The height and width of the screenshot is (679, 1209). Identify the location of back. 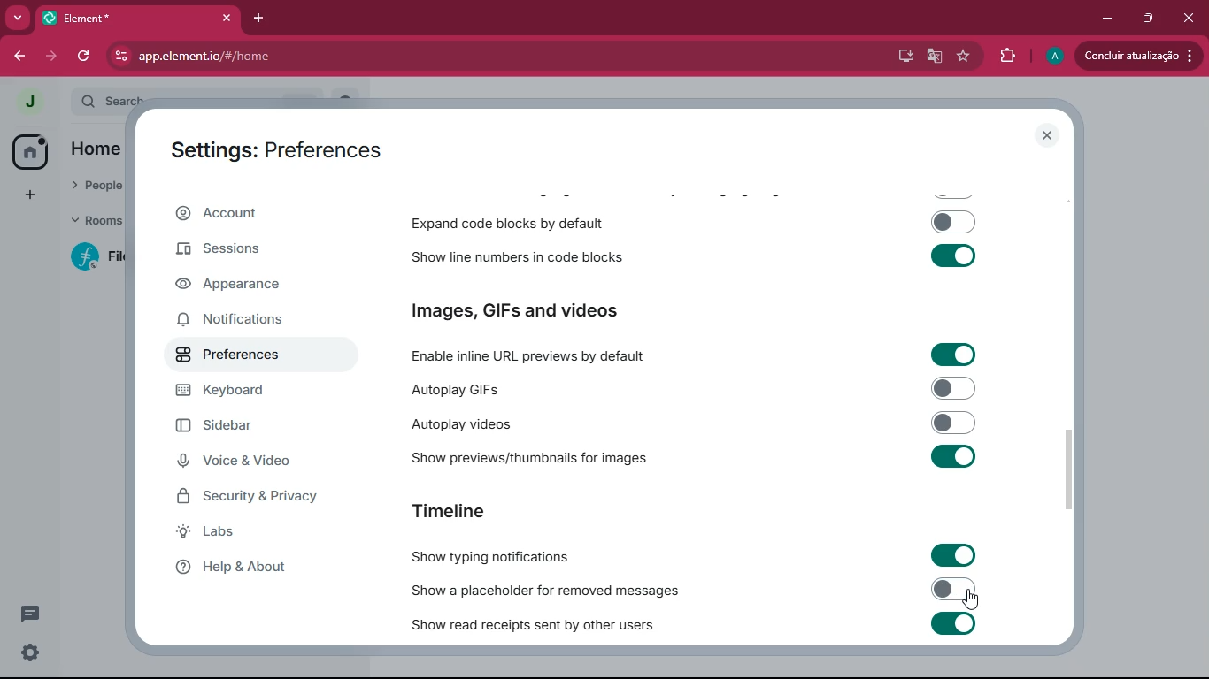
(17, 58).